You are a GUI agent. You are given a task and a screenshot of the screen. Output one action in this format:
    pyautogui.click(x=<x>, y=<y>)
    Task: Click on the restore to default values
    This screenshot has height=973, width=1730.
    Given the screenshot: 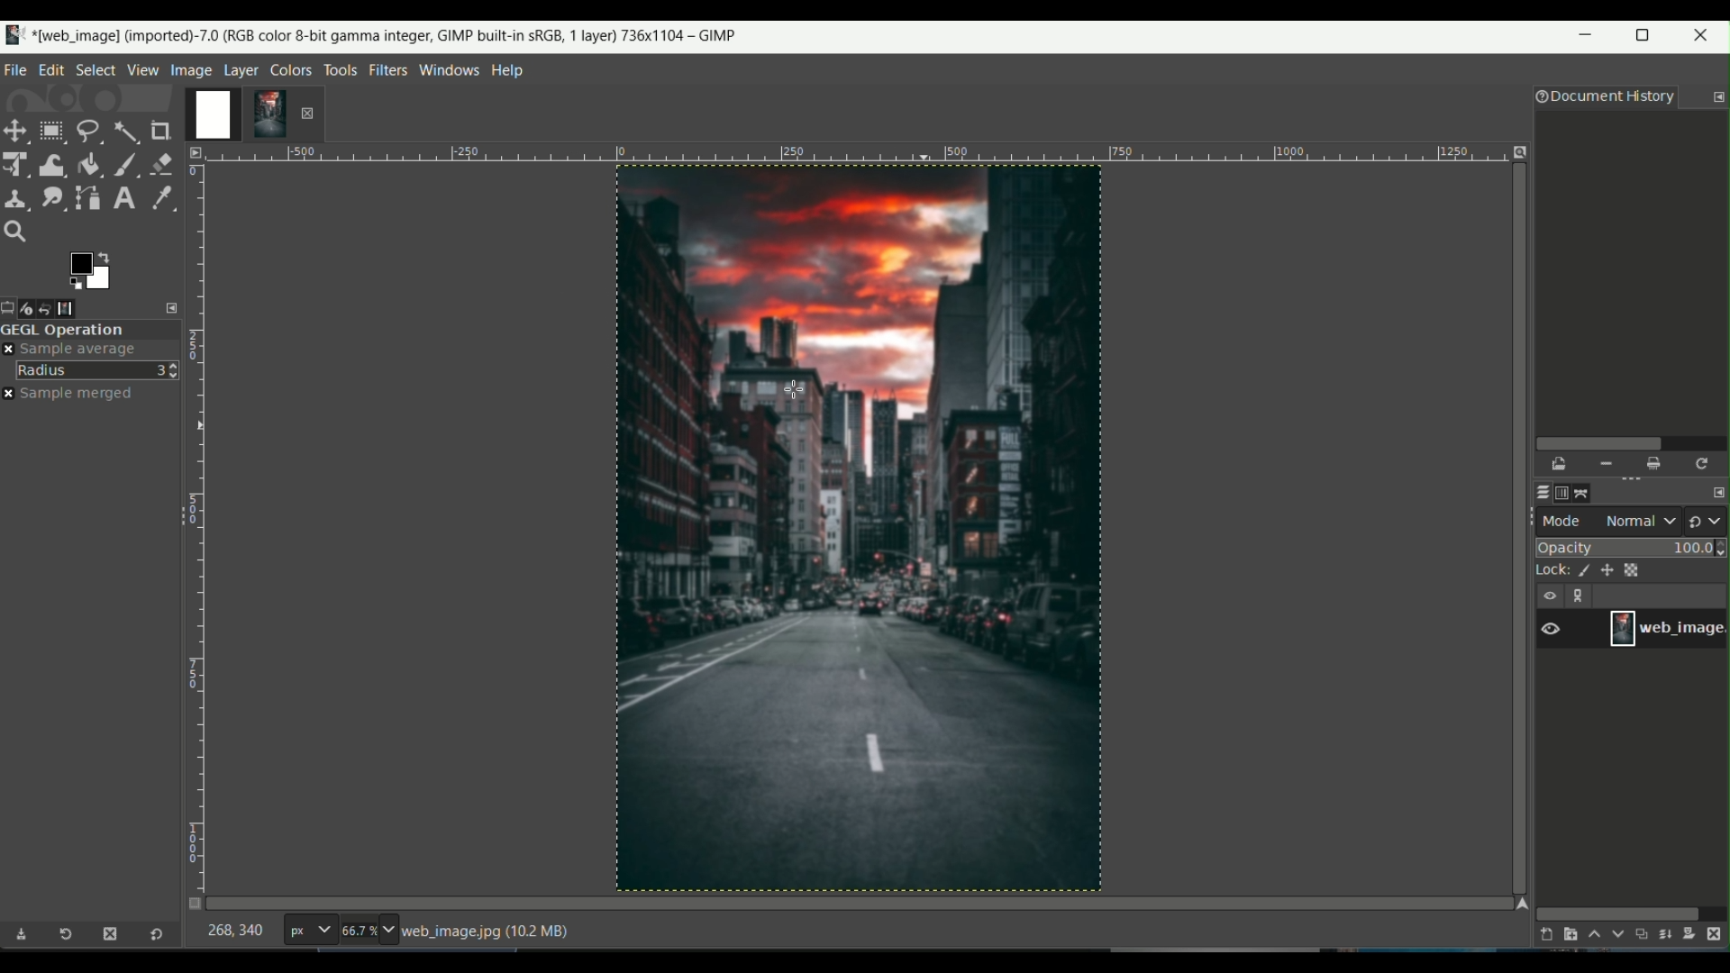 What is the action you would take?
    pyautogui.click(x=152, y=936)
    